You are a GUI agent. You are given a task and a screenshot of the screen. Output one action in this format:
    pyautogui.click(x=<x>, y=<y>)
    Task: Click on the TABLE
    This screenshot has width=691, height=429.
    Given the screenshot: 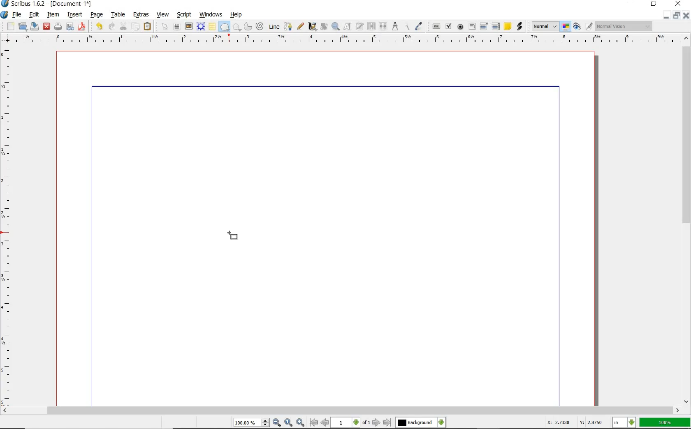 What is the action you would take?
    pyautogui.click(x=118, y=15)
    